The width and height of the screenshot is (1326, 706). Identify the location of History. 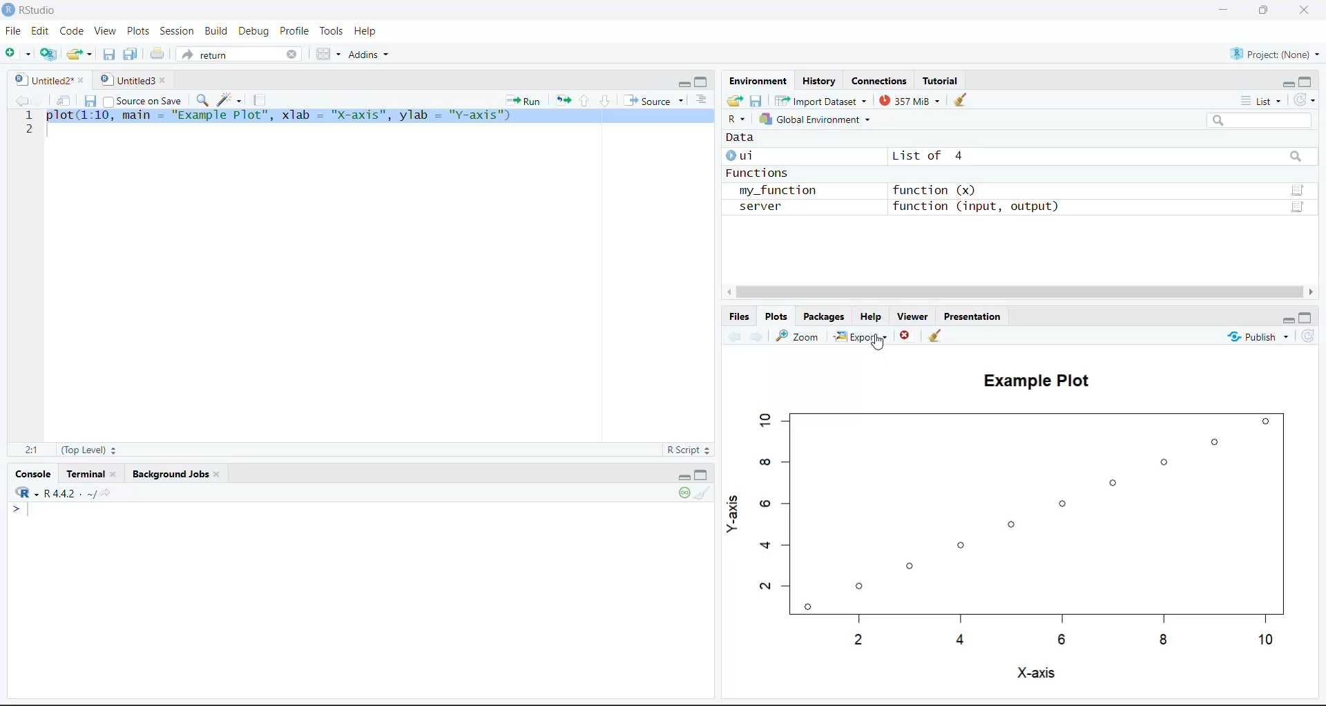
(819, 79).